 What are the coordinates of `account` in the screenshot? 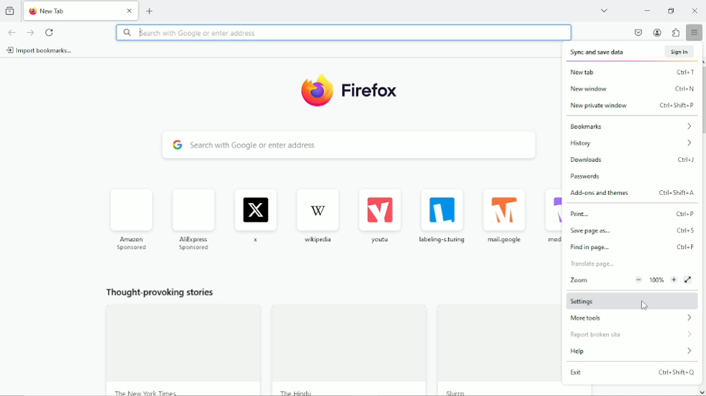 It's located at (658, 33).